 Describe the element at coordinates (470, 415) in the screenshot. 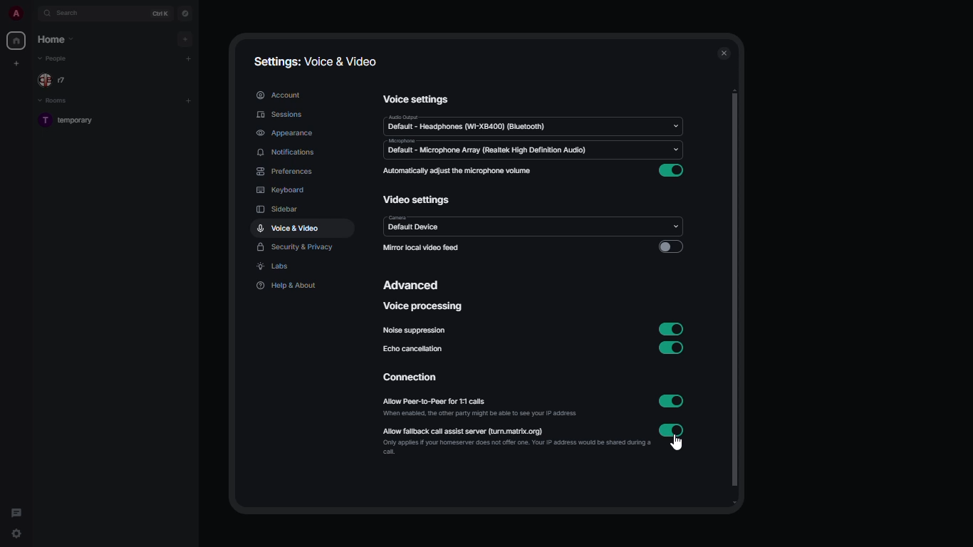

I see `‘When enabled, the other party might be able to see your IP address` at that location.